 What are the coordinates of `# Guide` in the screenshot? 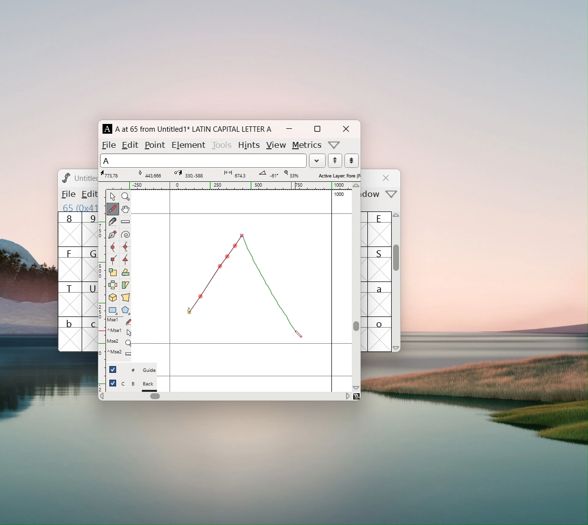 It's located at (138, 370).